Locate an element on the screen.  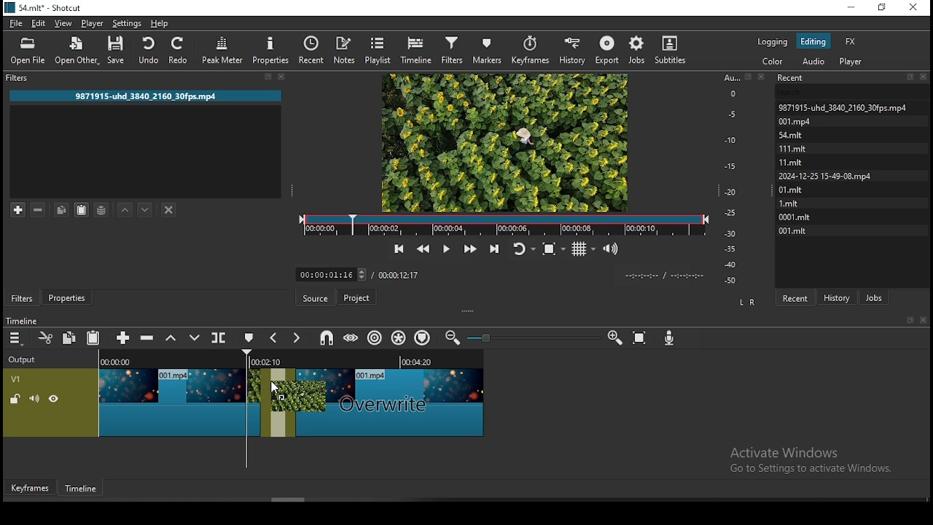
move filter down is located at coordinates (145, 209).